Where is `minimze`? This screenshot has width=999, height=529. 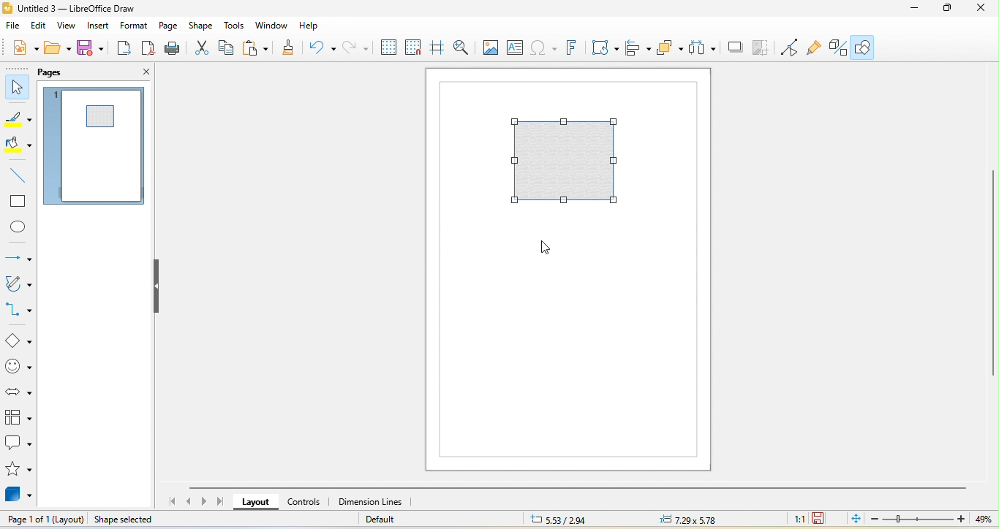 minimze is located at coordinates (911, 10).